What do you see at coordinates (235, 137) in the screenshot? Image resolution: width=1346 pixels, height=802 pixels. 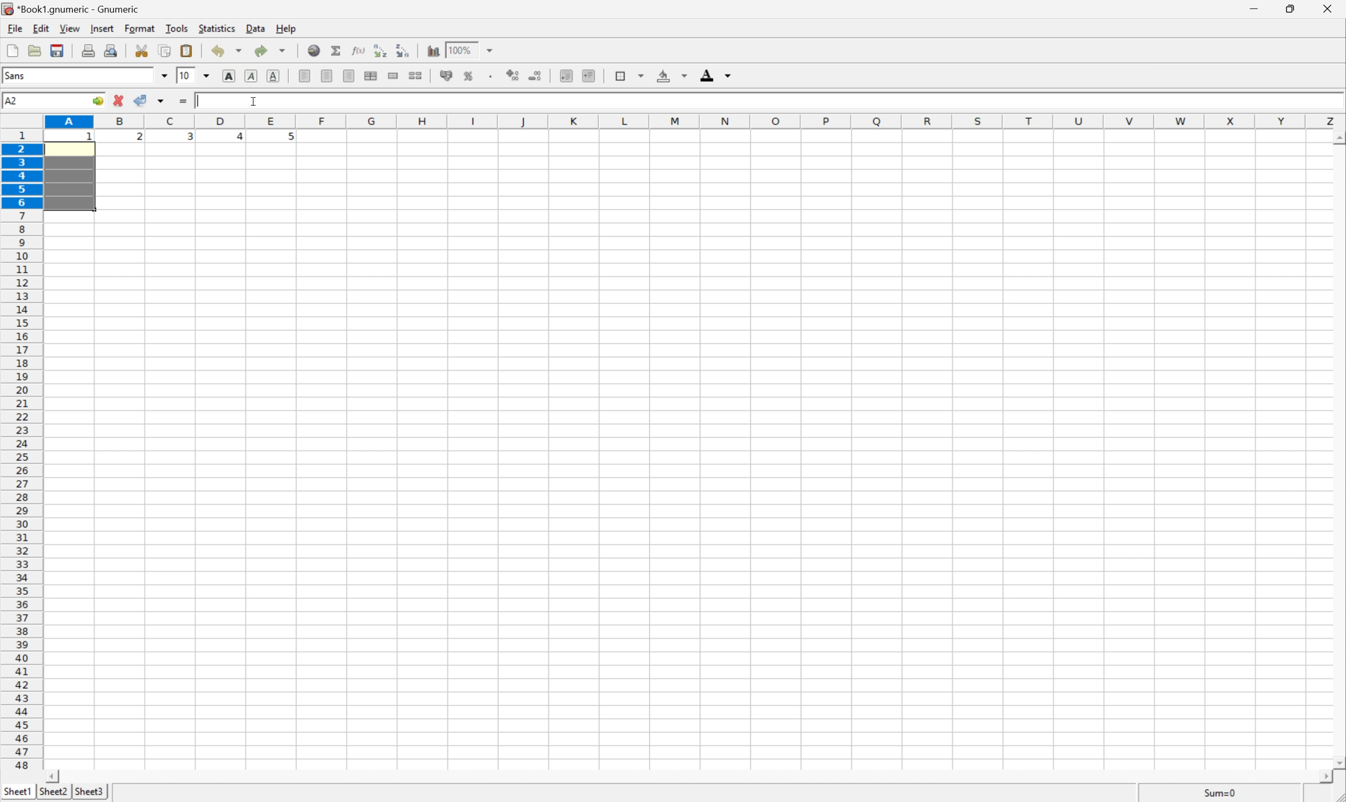 I see `4` at bounding box center [235, 137].